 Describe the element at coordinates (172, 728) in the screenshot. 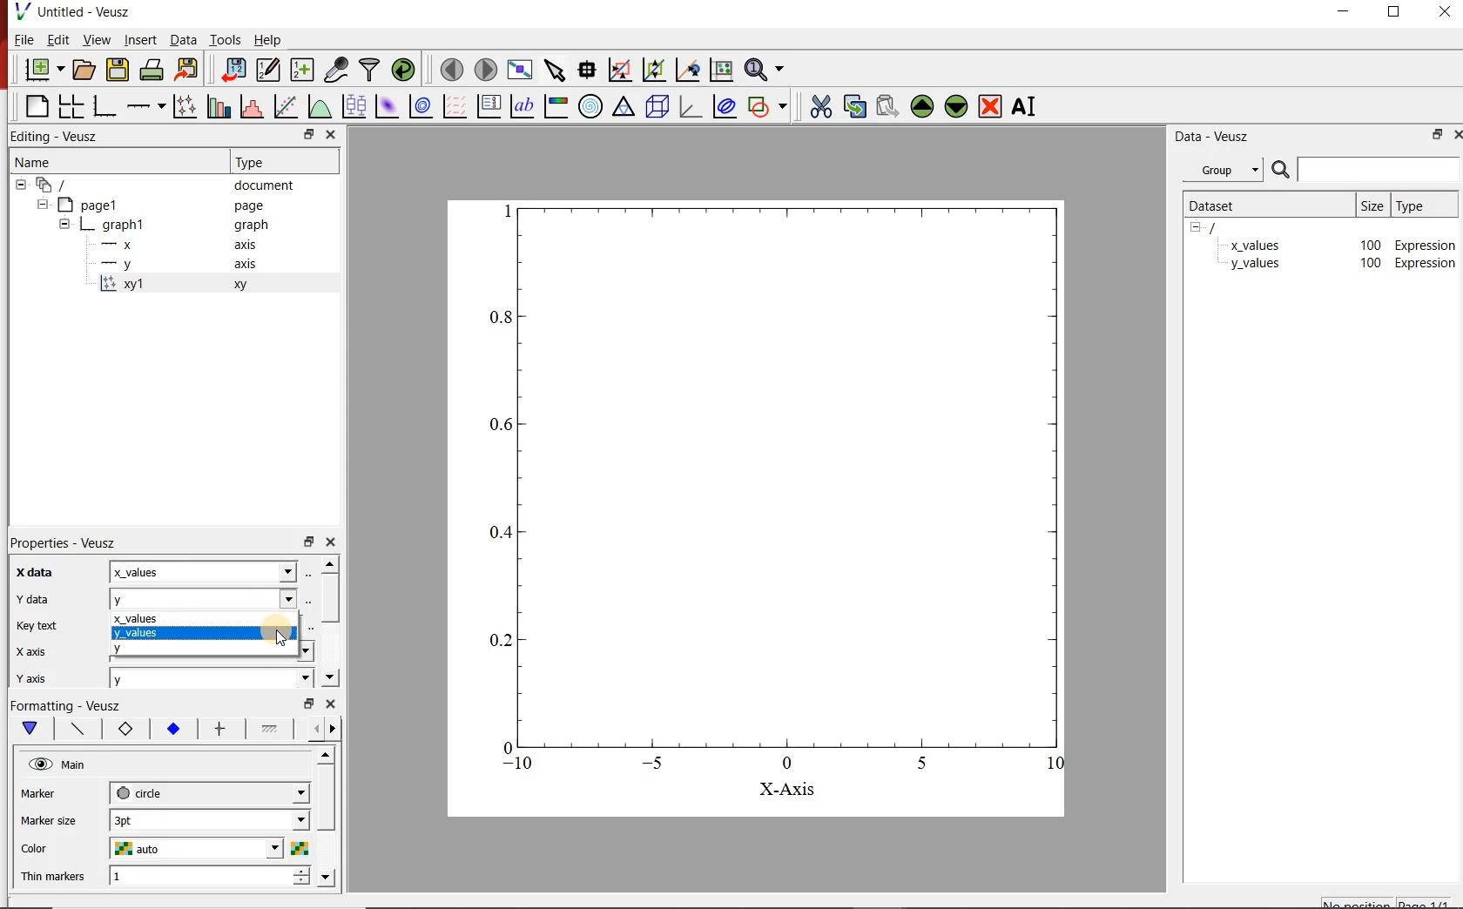

I see `marker fill` at that location.